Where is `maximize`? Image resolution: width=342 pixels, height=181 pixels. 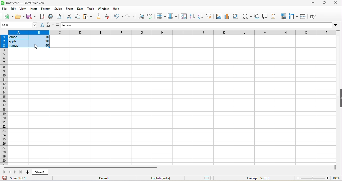
maximize is located at coordinates (323, 3).